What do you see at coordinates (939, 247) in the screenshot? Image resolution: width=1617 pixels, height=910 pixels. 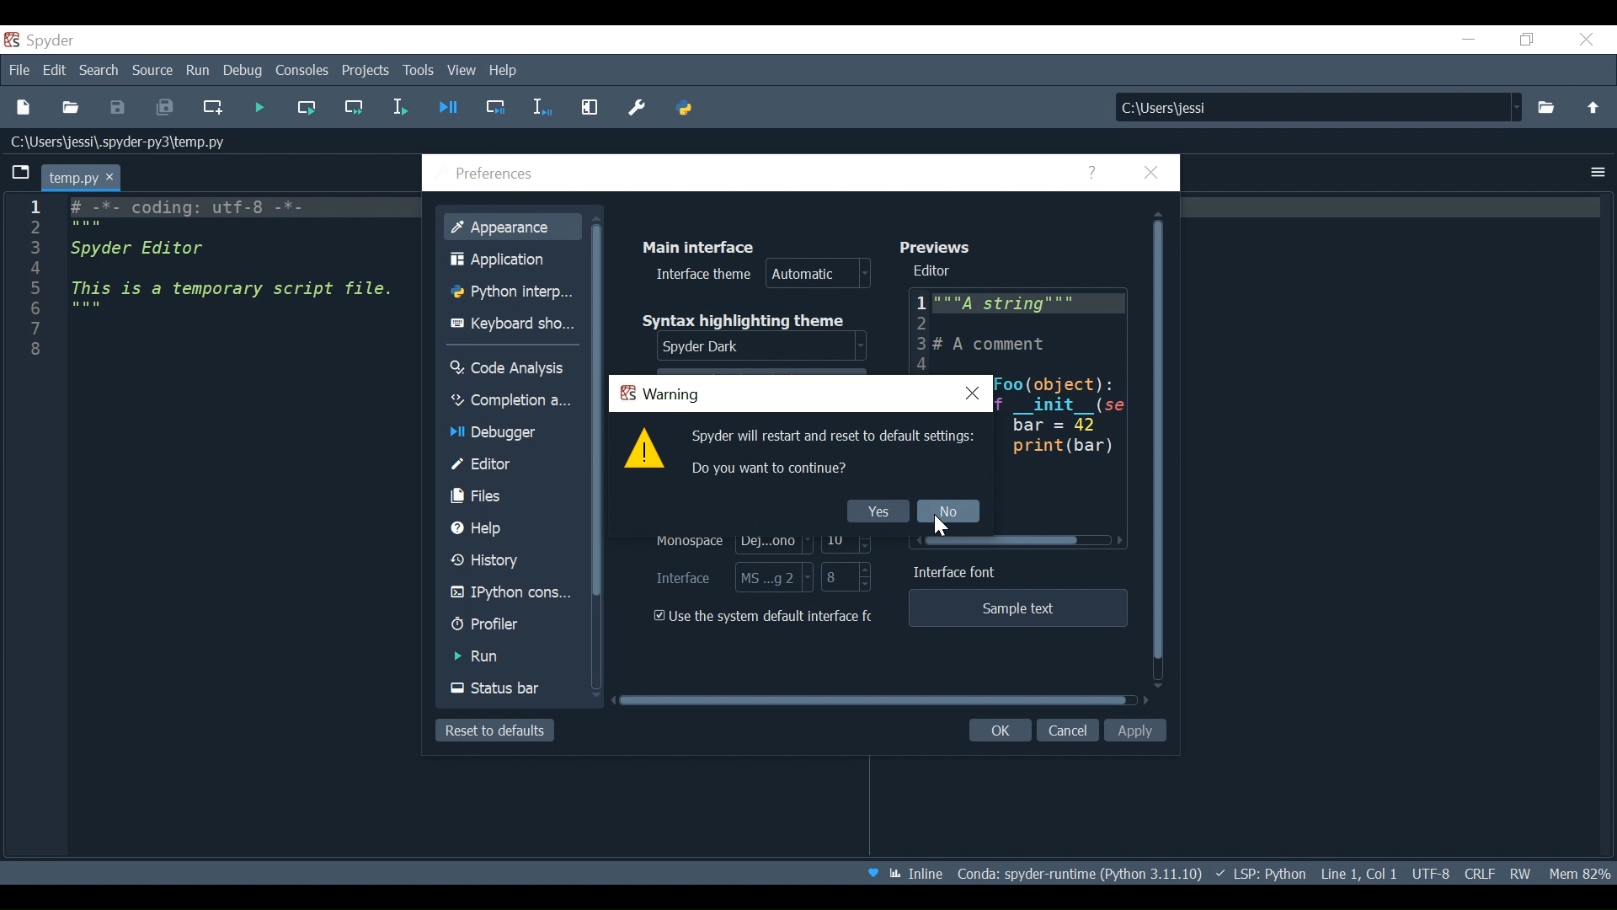 I see `Previews` at bounding box center [939, 247].